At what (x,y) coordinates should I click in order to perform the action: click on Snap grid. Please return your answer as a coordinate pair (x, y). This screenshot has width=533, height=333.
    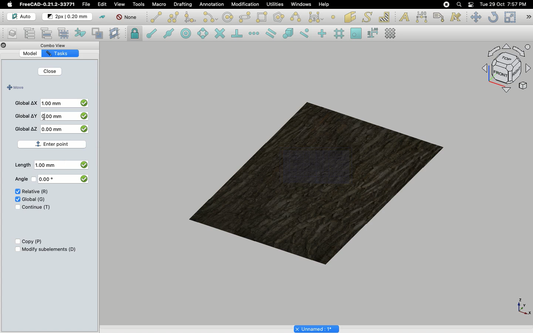
    Looking at the image, I should click on (340, 34).